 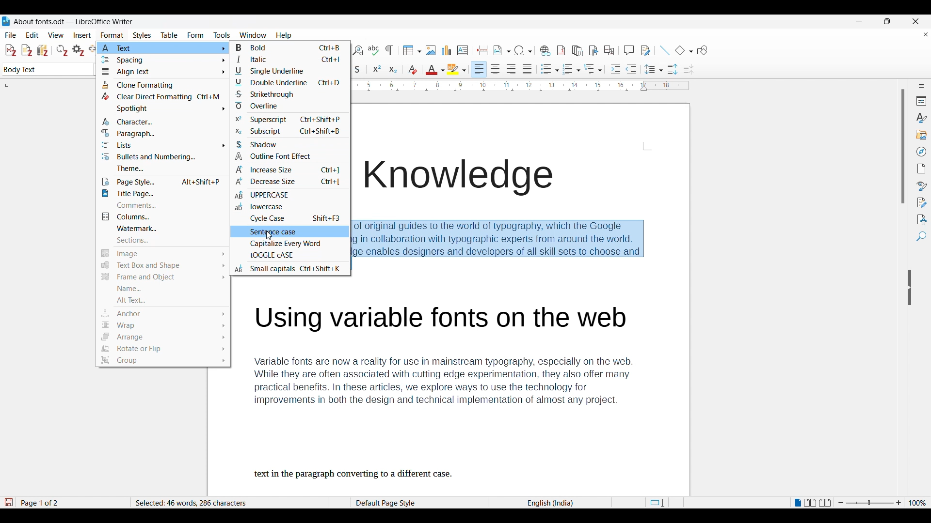 What do you see at coordinates (195, 35) in the screenshot?
I see `Form menu` at bounding box center [195, 35].